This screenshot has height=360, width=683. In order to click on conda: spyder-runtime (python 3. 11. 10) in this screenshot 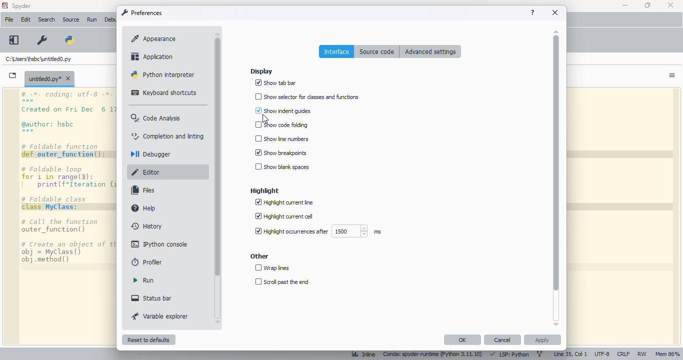, I will do `click(434, 355)`.